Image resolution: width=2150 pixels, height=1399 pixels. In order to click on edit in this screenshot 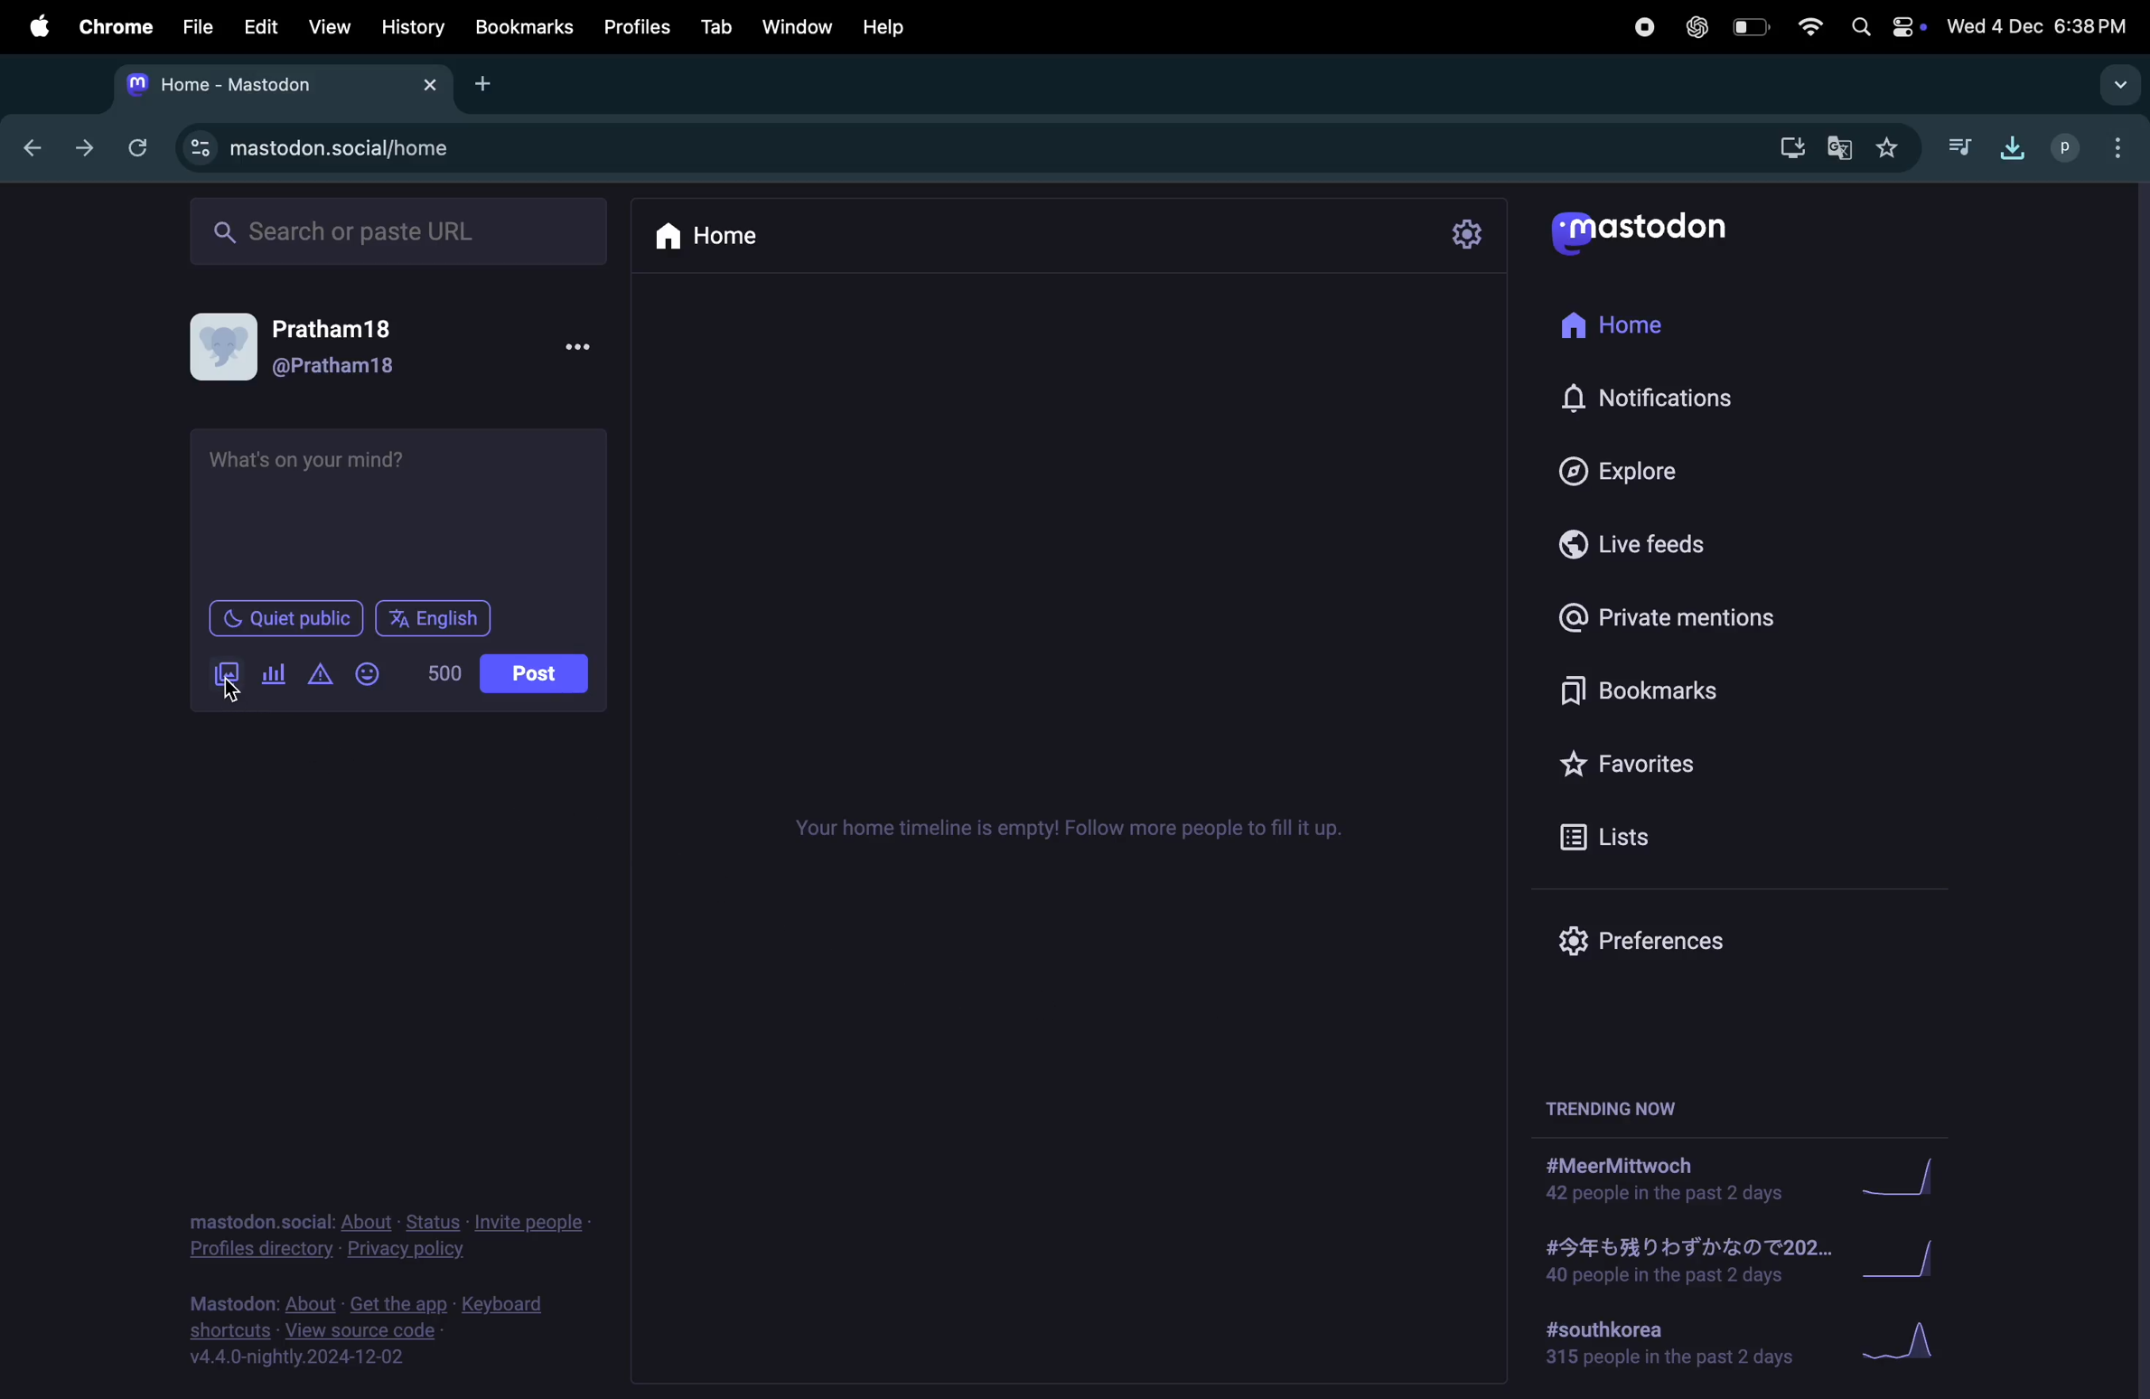, I will do `click(260, 25)`.